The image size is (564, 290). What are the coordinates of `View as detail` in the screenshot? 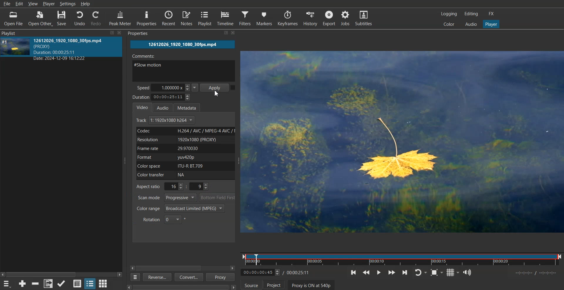 It's located at (77, 283).